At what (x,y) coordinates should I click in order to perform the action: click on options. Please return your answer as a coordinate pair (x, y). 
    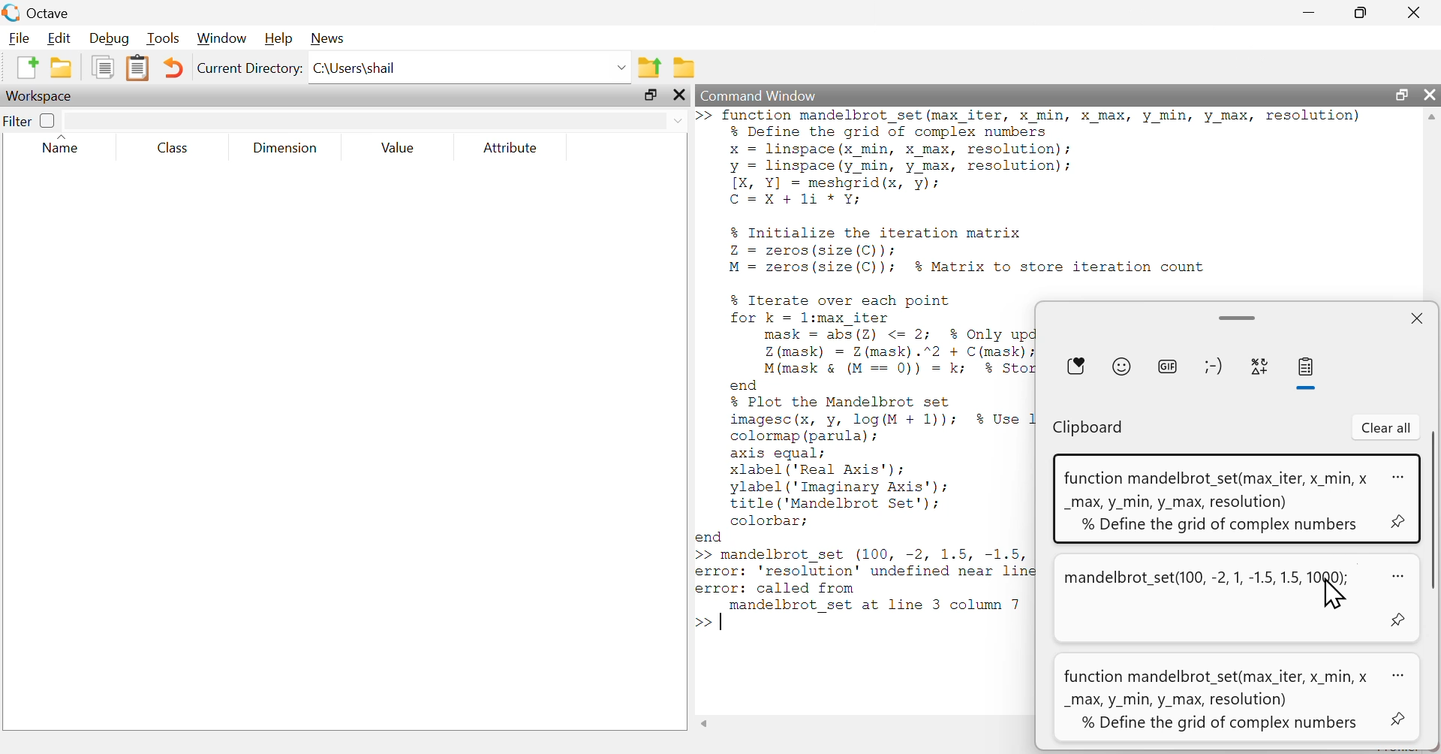
    Looking at the image, I should click on (1399, 577).